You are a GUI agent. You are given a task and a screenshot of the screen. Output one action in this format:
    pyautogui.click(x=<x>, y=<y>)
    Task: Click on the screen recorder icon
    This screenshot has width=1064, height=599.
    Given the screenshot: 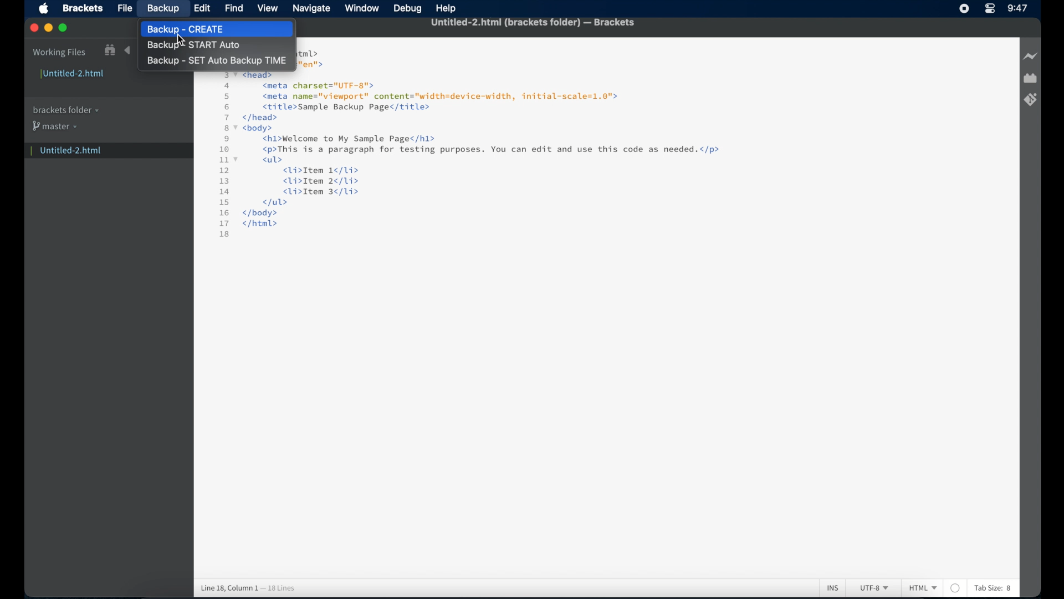 What is the action you would take?
    pyautogui.click(x=964, y=8)
    